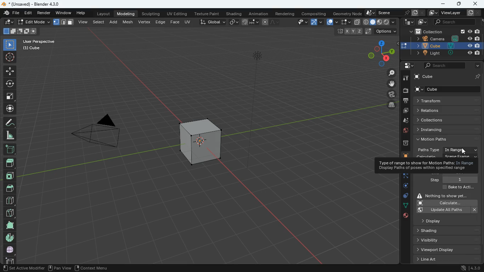 This screenshot has width=484, height=272. I want to click on warning, so click(446, 195).